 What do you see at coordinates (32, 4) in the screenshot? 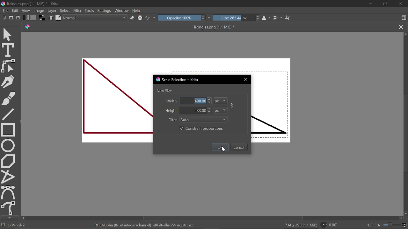
I see `Traingles.png (1.1 MiB) * - Krita` at bounding box center [32, 4].